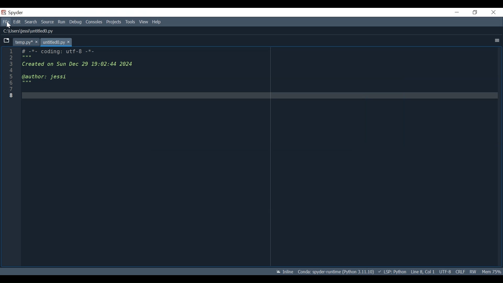 Image resolution: width=503 pixels, height=283 pixels. Describe the element at coordinates (26, 42) in the screenshot. I see `temp.py` at that location.